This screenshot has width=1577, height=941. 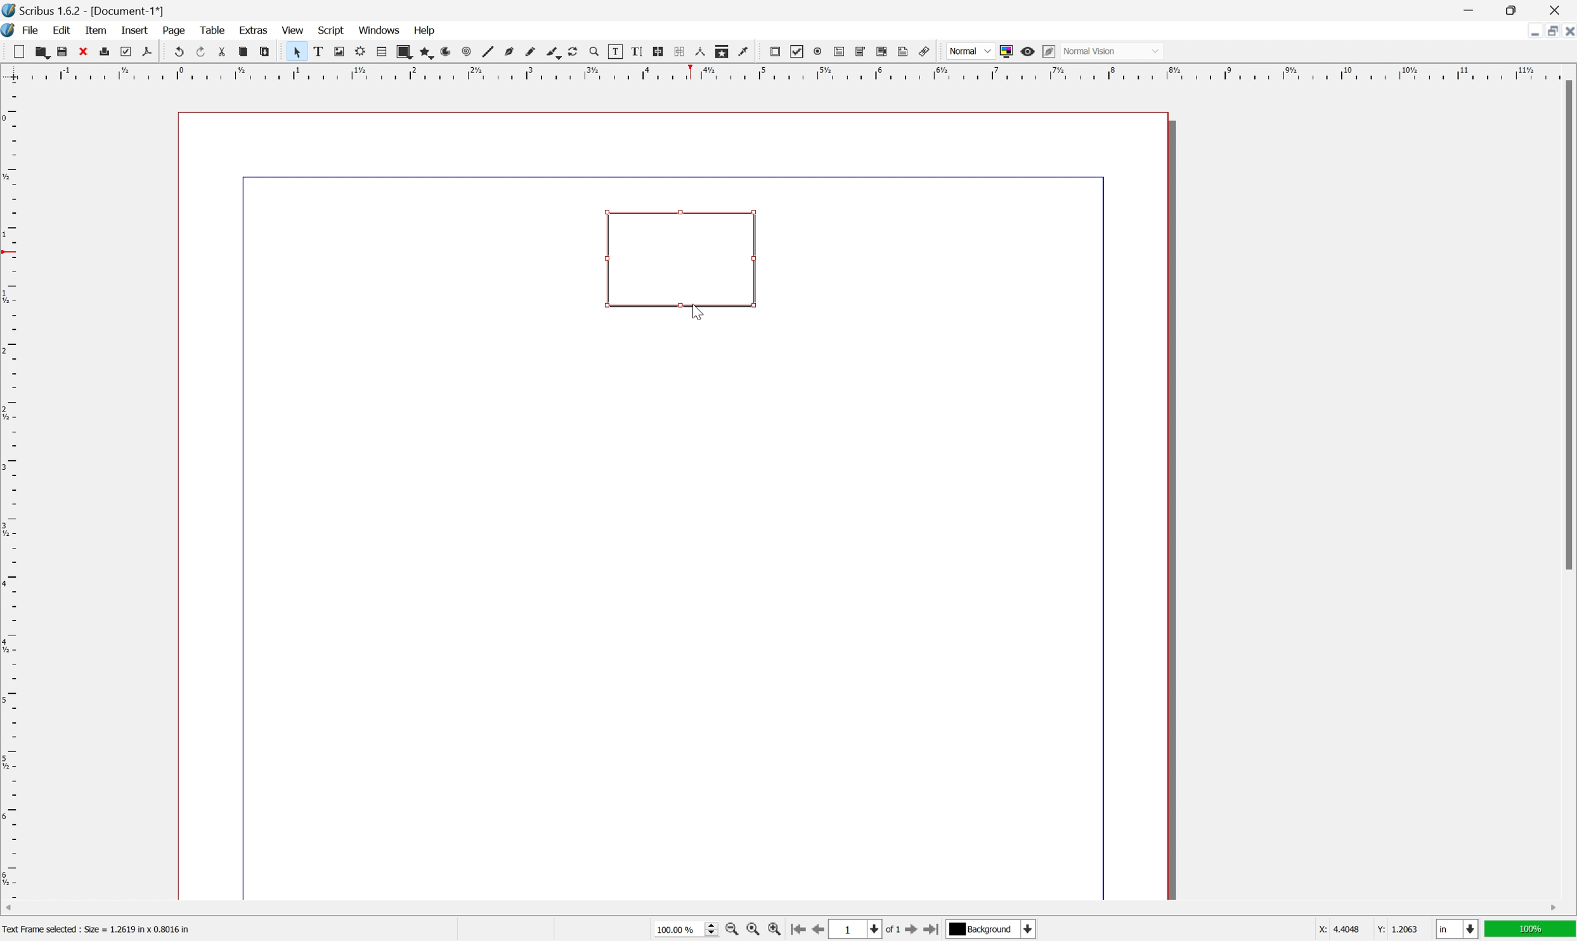 I want to click on 100%, so click(x=1531, y=931).